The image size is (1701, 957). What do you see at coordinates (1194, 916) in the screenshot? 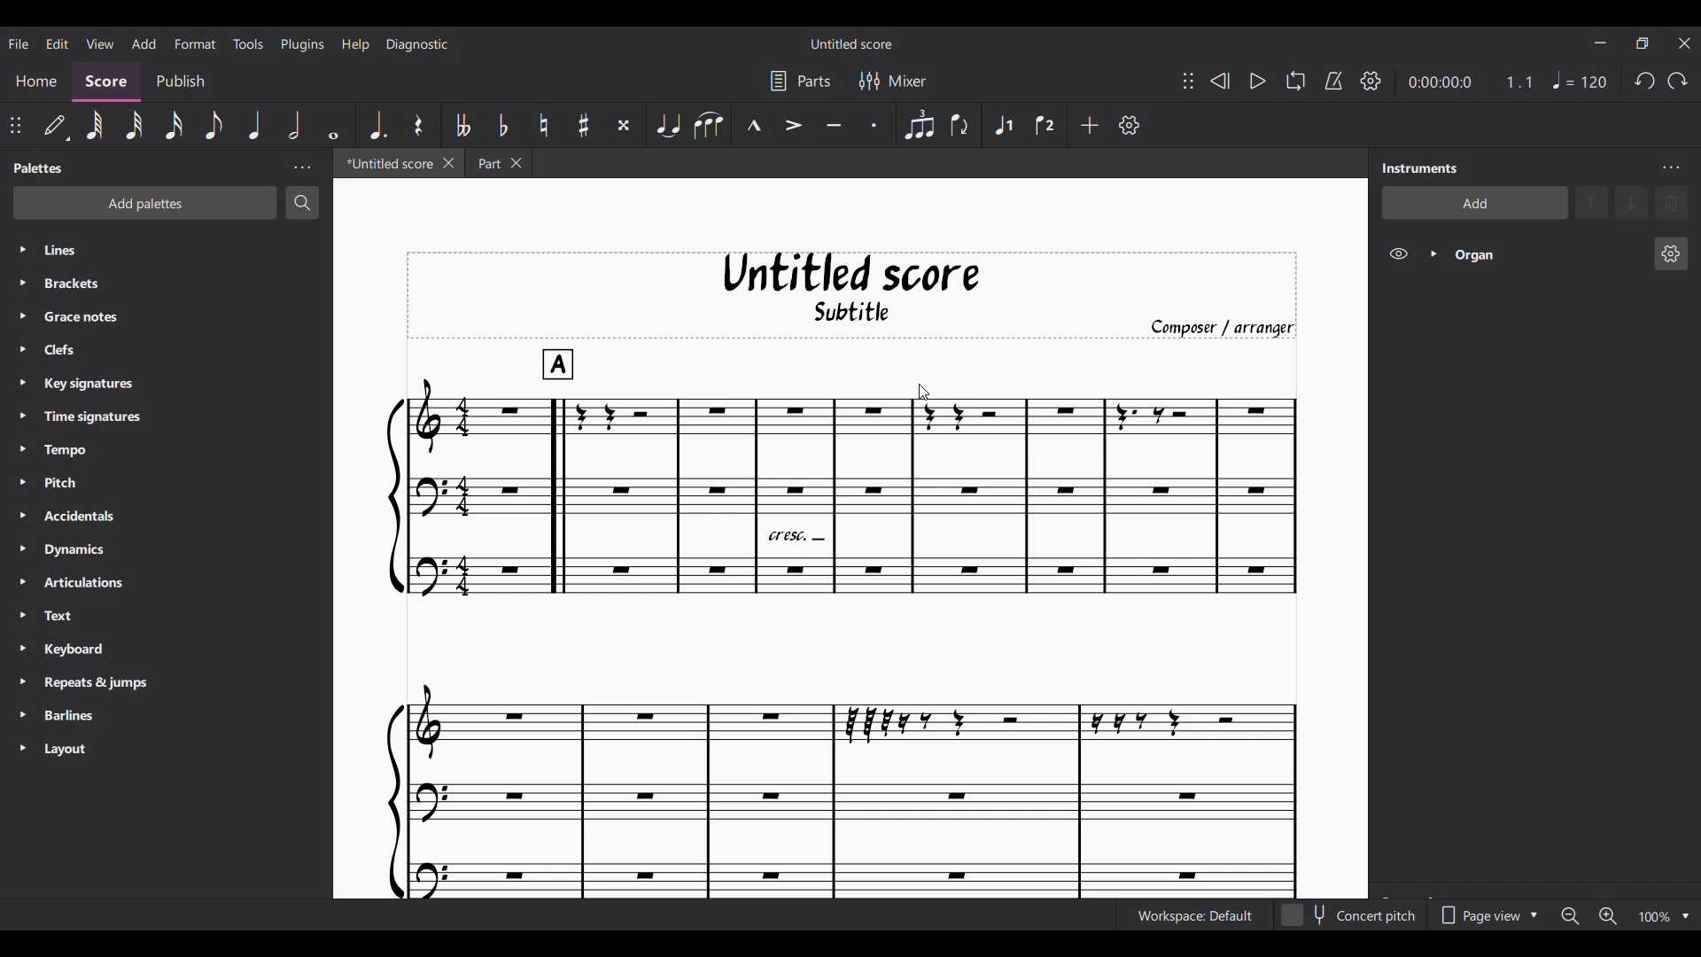
I see `Current workspace setting` at bounding box center [1194, 916].